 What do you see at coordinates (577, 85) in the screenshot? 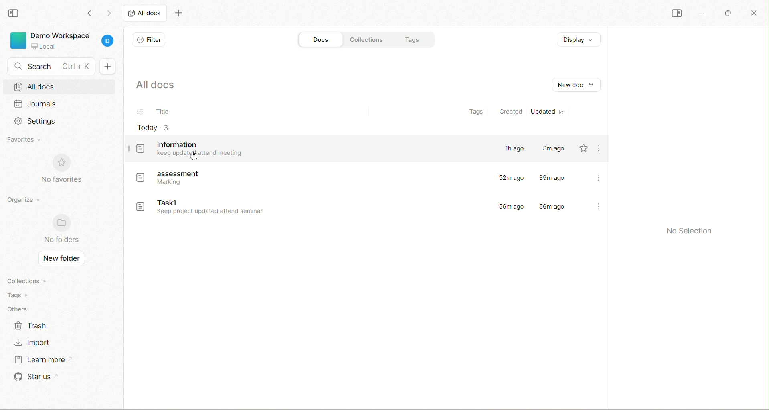
I see `new document` at bounding box center [577, 85].